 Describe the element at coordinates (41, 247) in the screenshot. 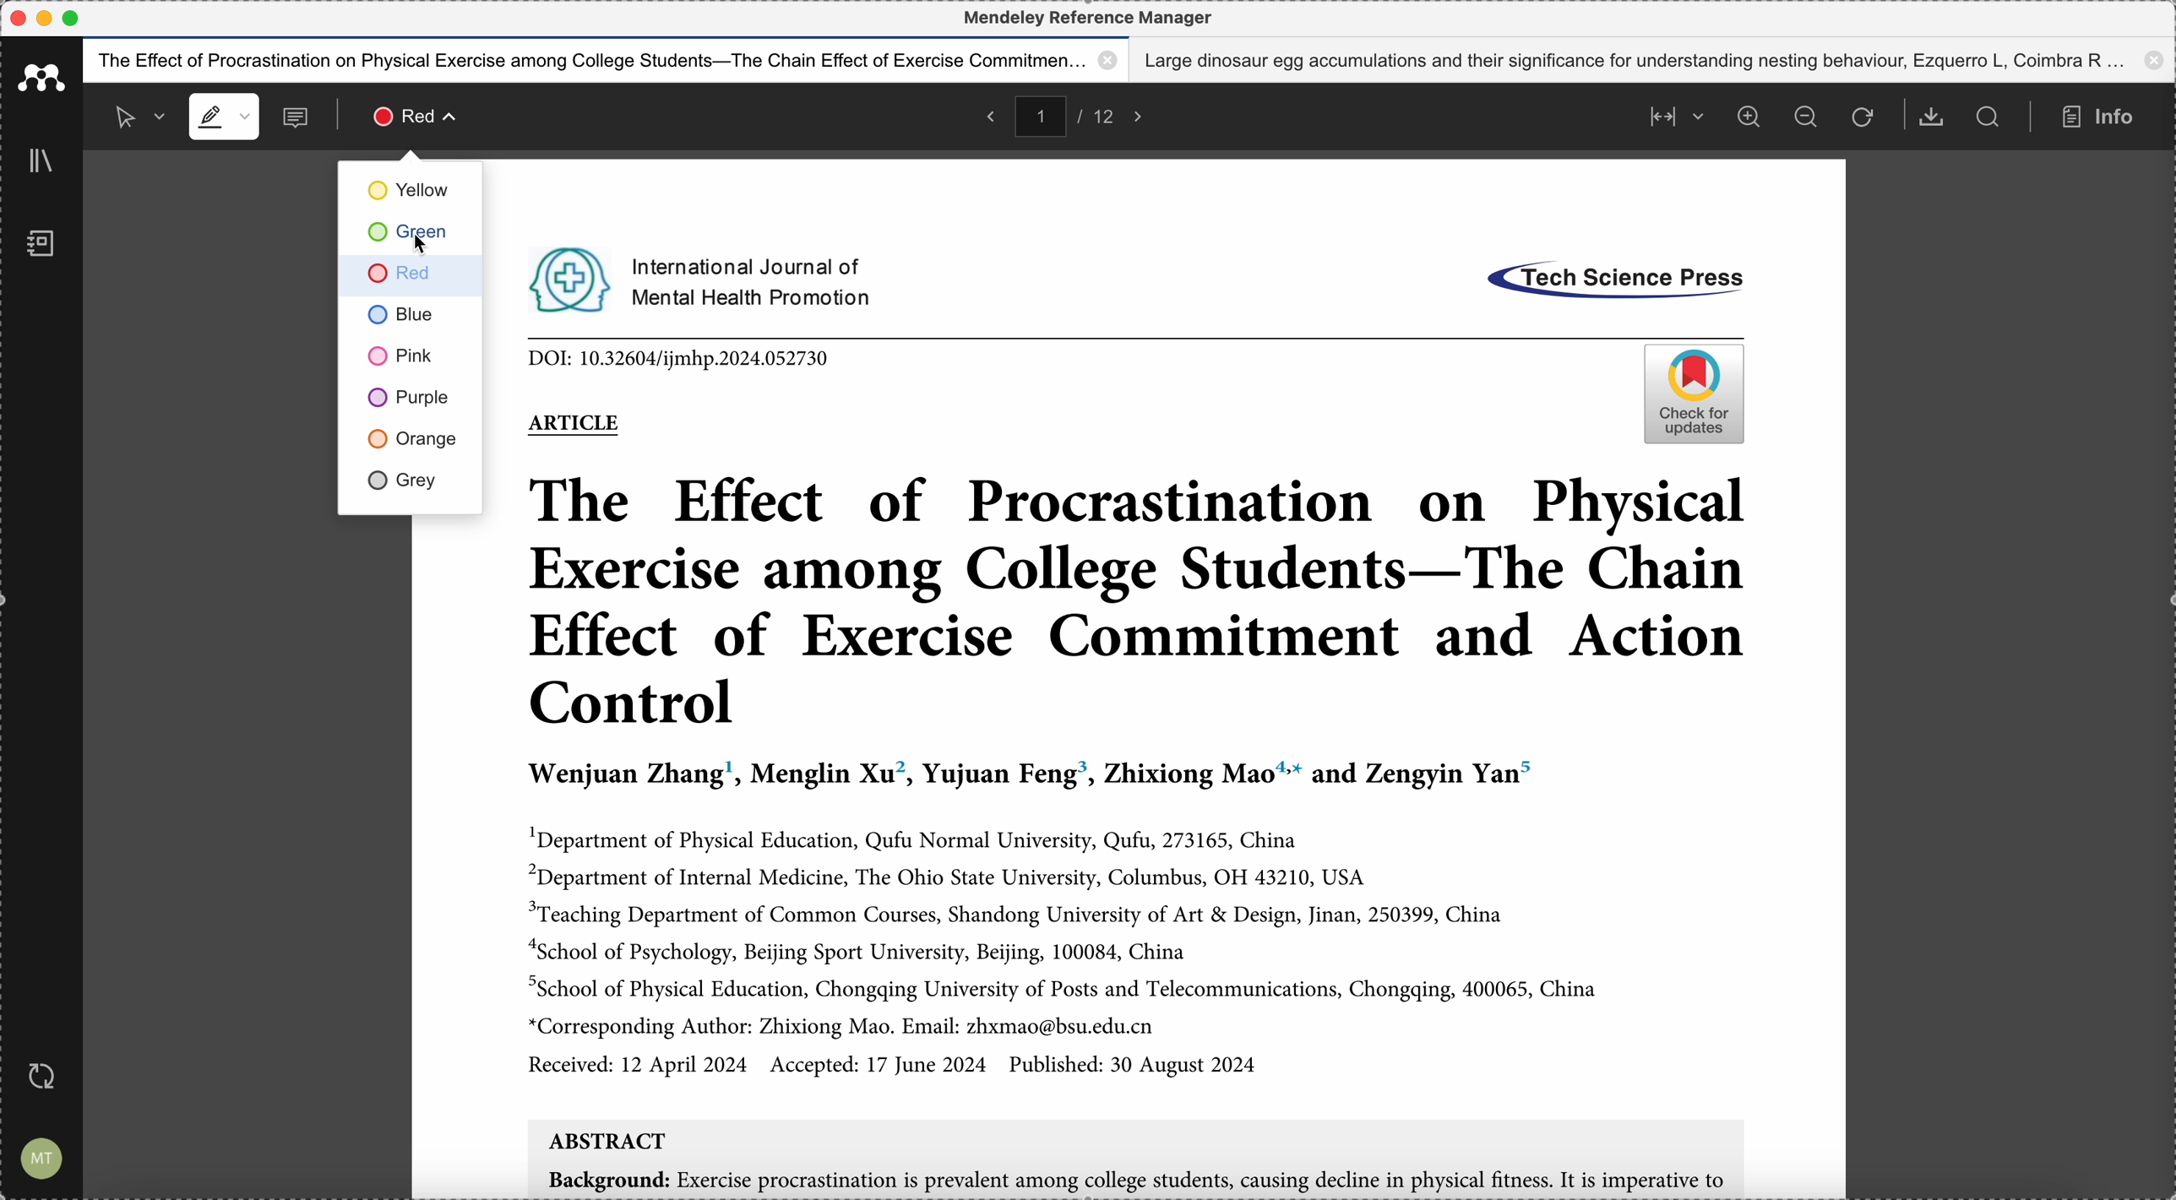

I see `notebook` at that location.